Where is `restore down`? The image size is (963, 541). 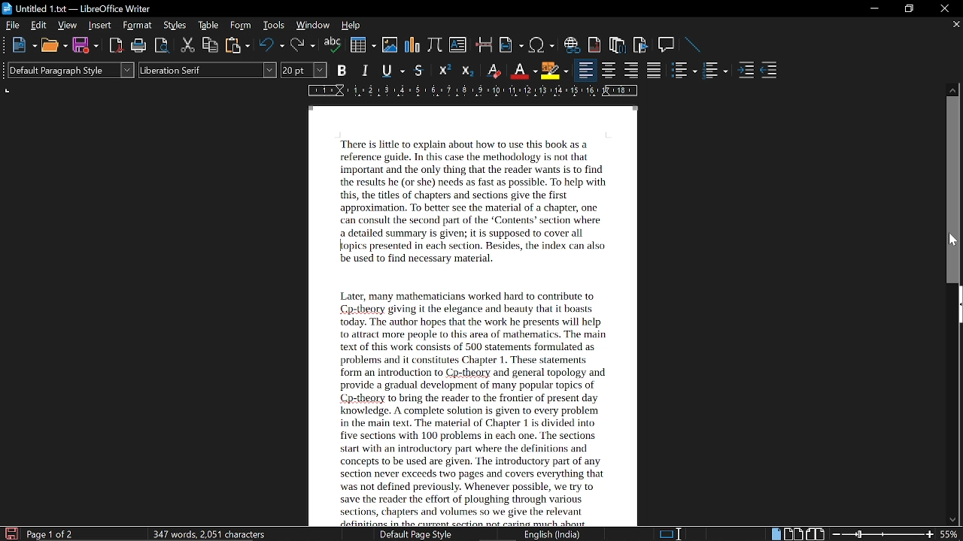 restore down is located at coordinates (907, 9).